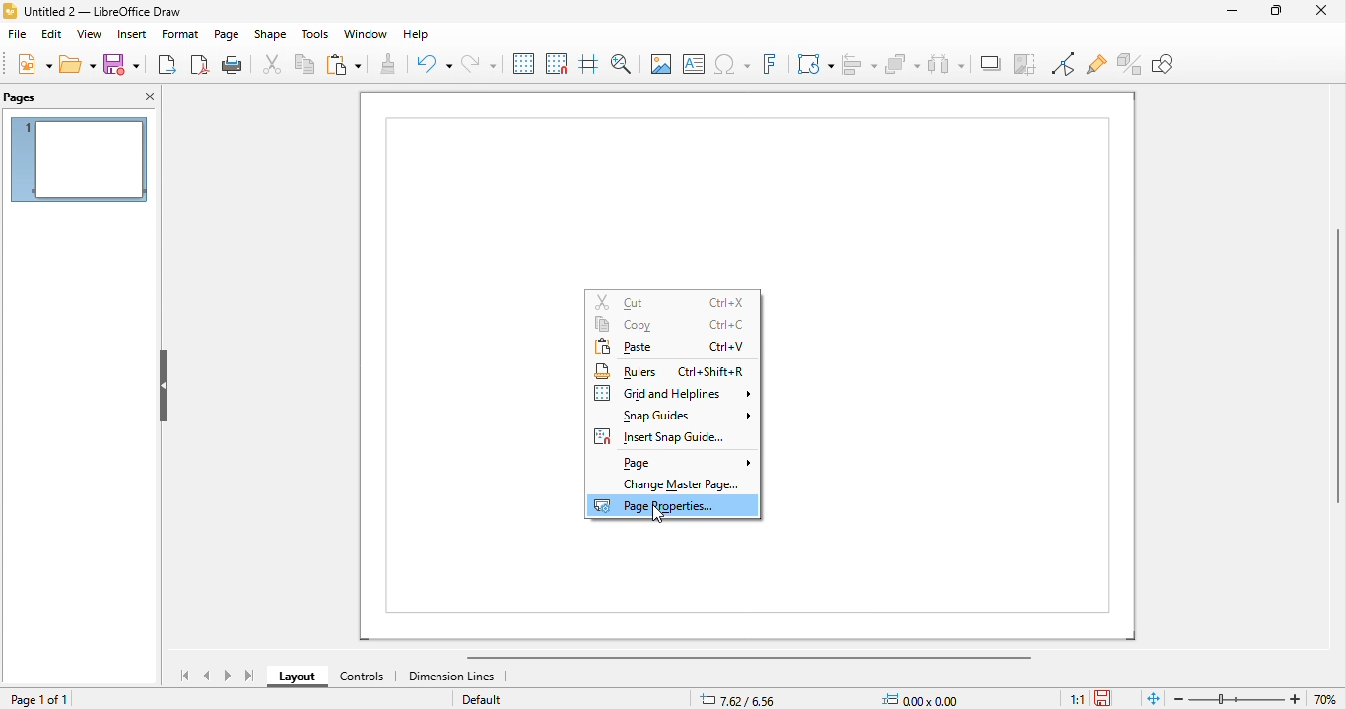  Describe the element at coordinates (521, 61) in the screenshot. I see `display grid` at that location.